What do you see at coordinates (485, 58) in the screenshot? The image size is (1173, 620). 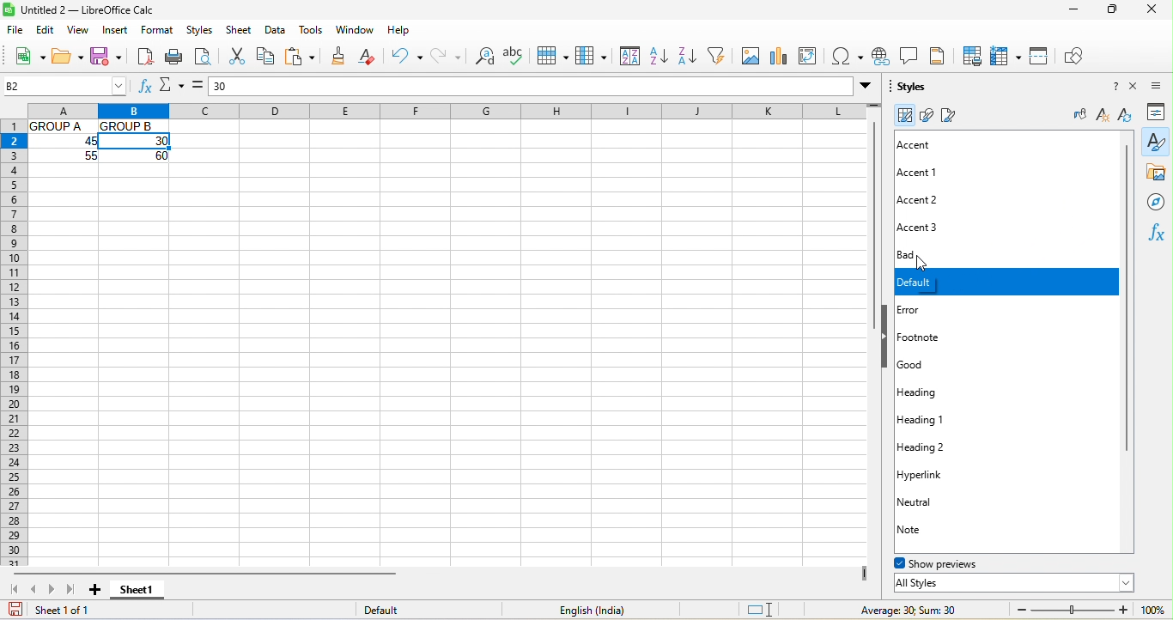 I see `find and replace` at bounding box center [485, 58].